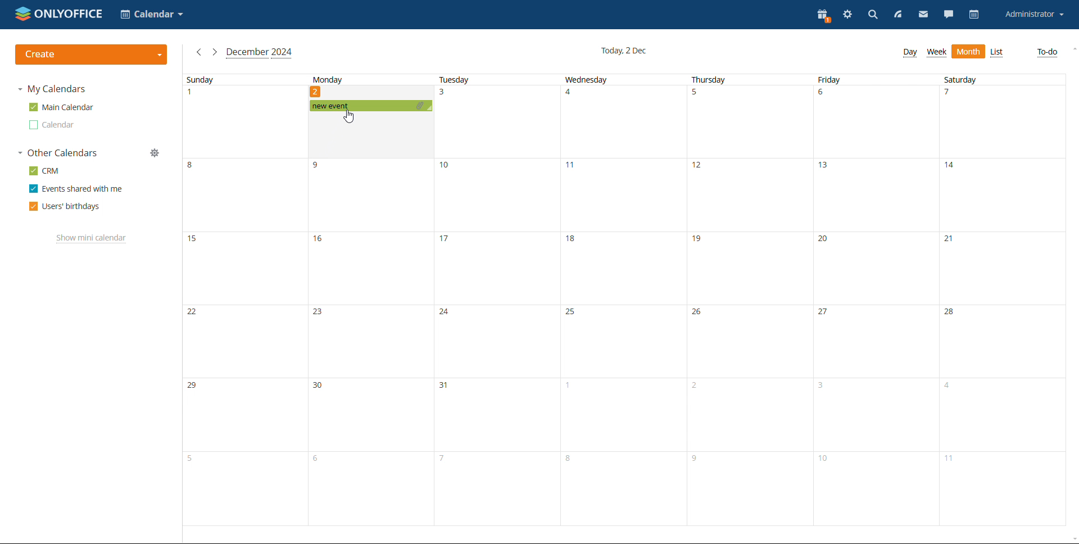 This screenshot has height=544, width=1079. Describe the element at coordinates (572, 96) in the screenshot. I see `4` at that location.